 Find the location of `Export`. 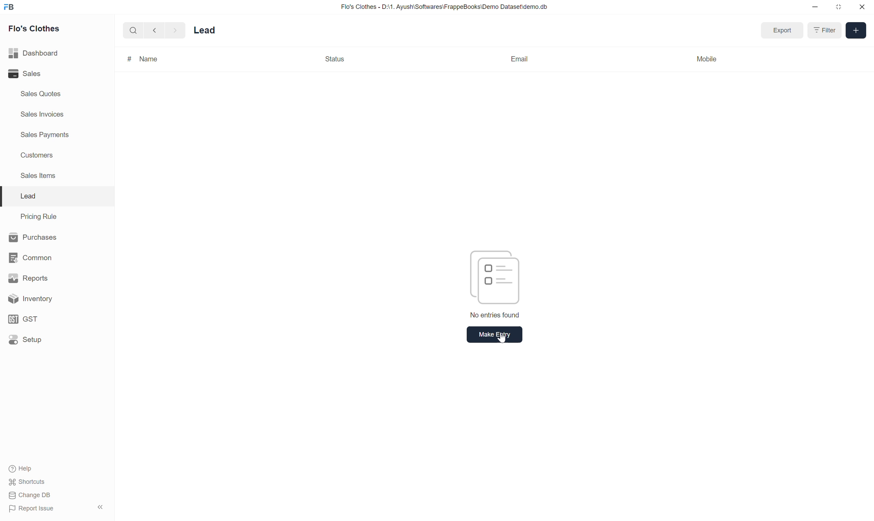

Export is located at coordinates (780, 29).